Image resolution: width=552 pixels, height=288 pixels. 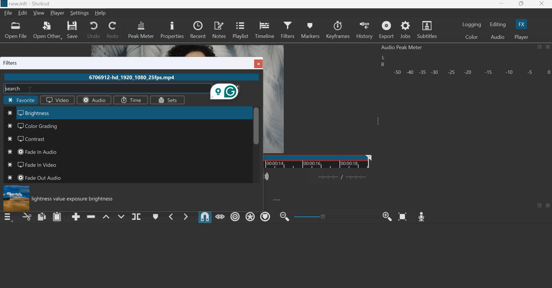 I want to click on paste, so click(x=57, y=216).